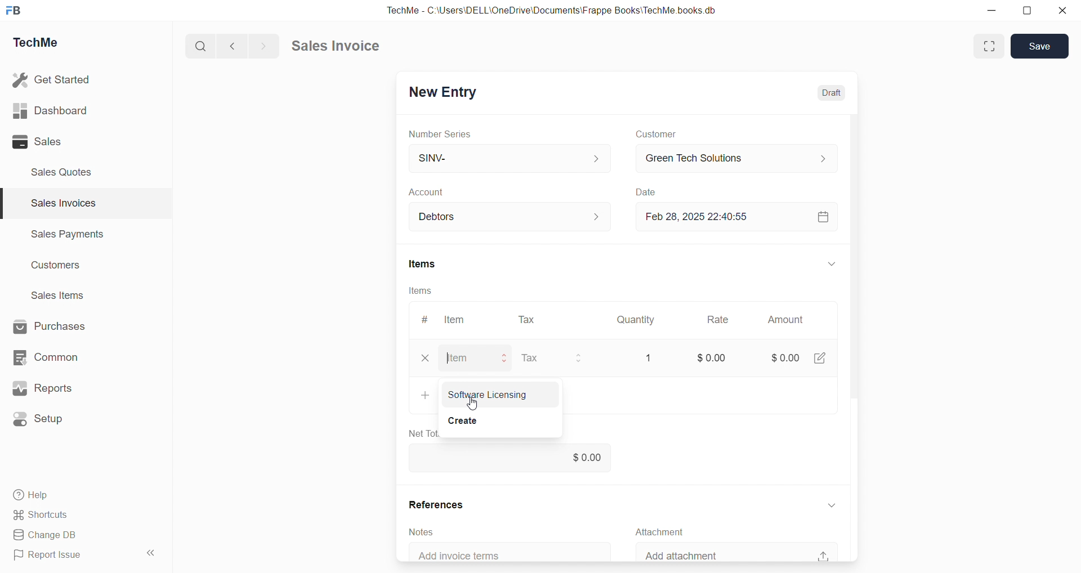 This screenshot has height=573, width=1081. Describe the element at coordinates (505, 359) in the screenshot. I see `buttons` at that location.